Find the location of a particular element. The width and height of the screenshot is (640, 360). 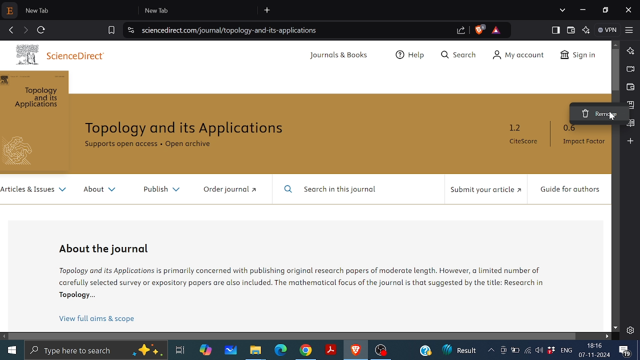

Meet now is located at coordinates (503, 352).